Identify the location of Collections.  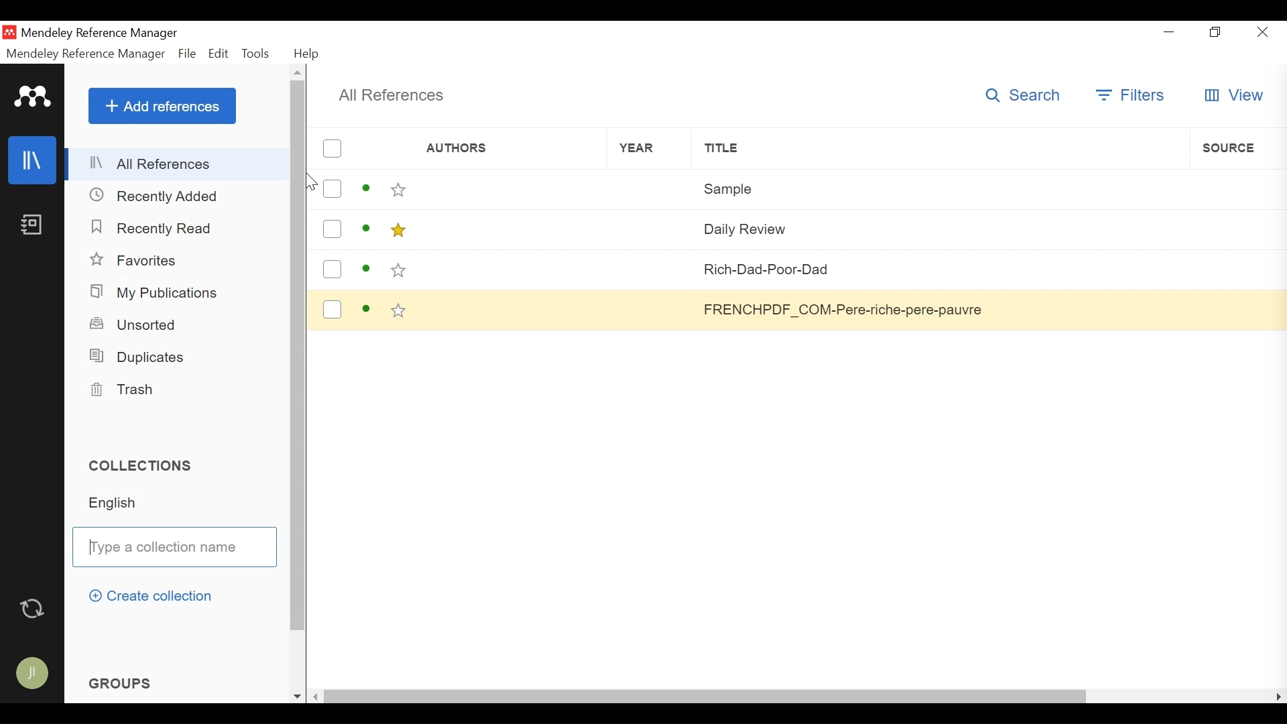
(147, 465).